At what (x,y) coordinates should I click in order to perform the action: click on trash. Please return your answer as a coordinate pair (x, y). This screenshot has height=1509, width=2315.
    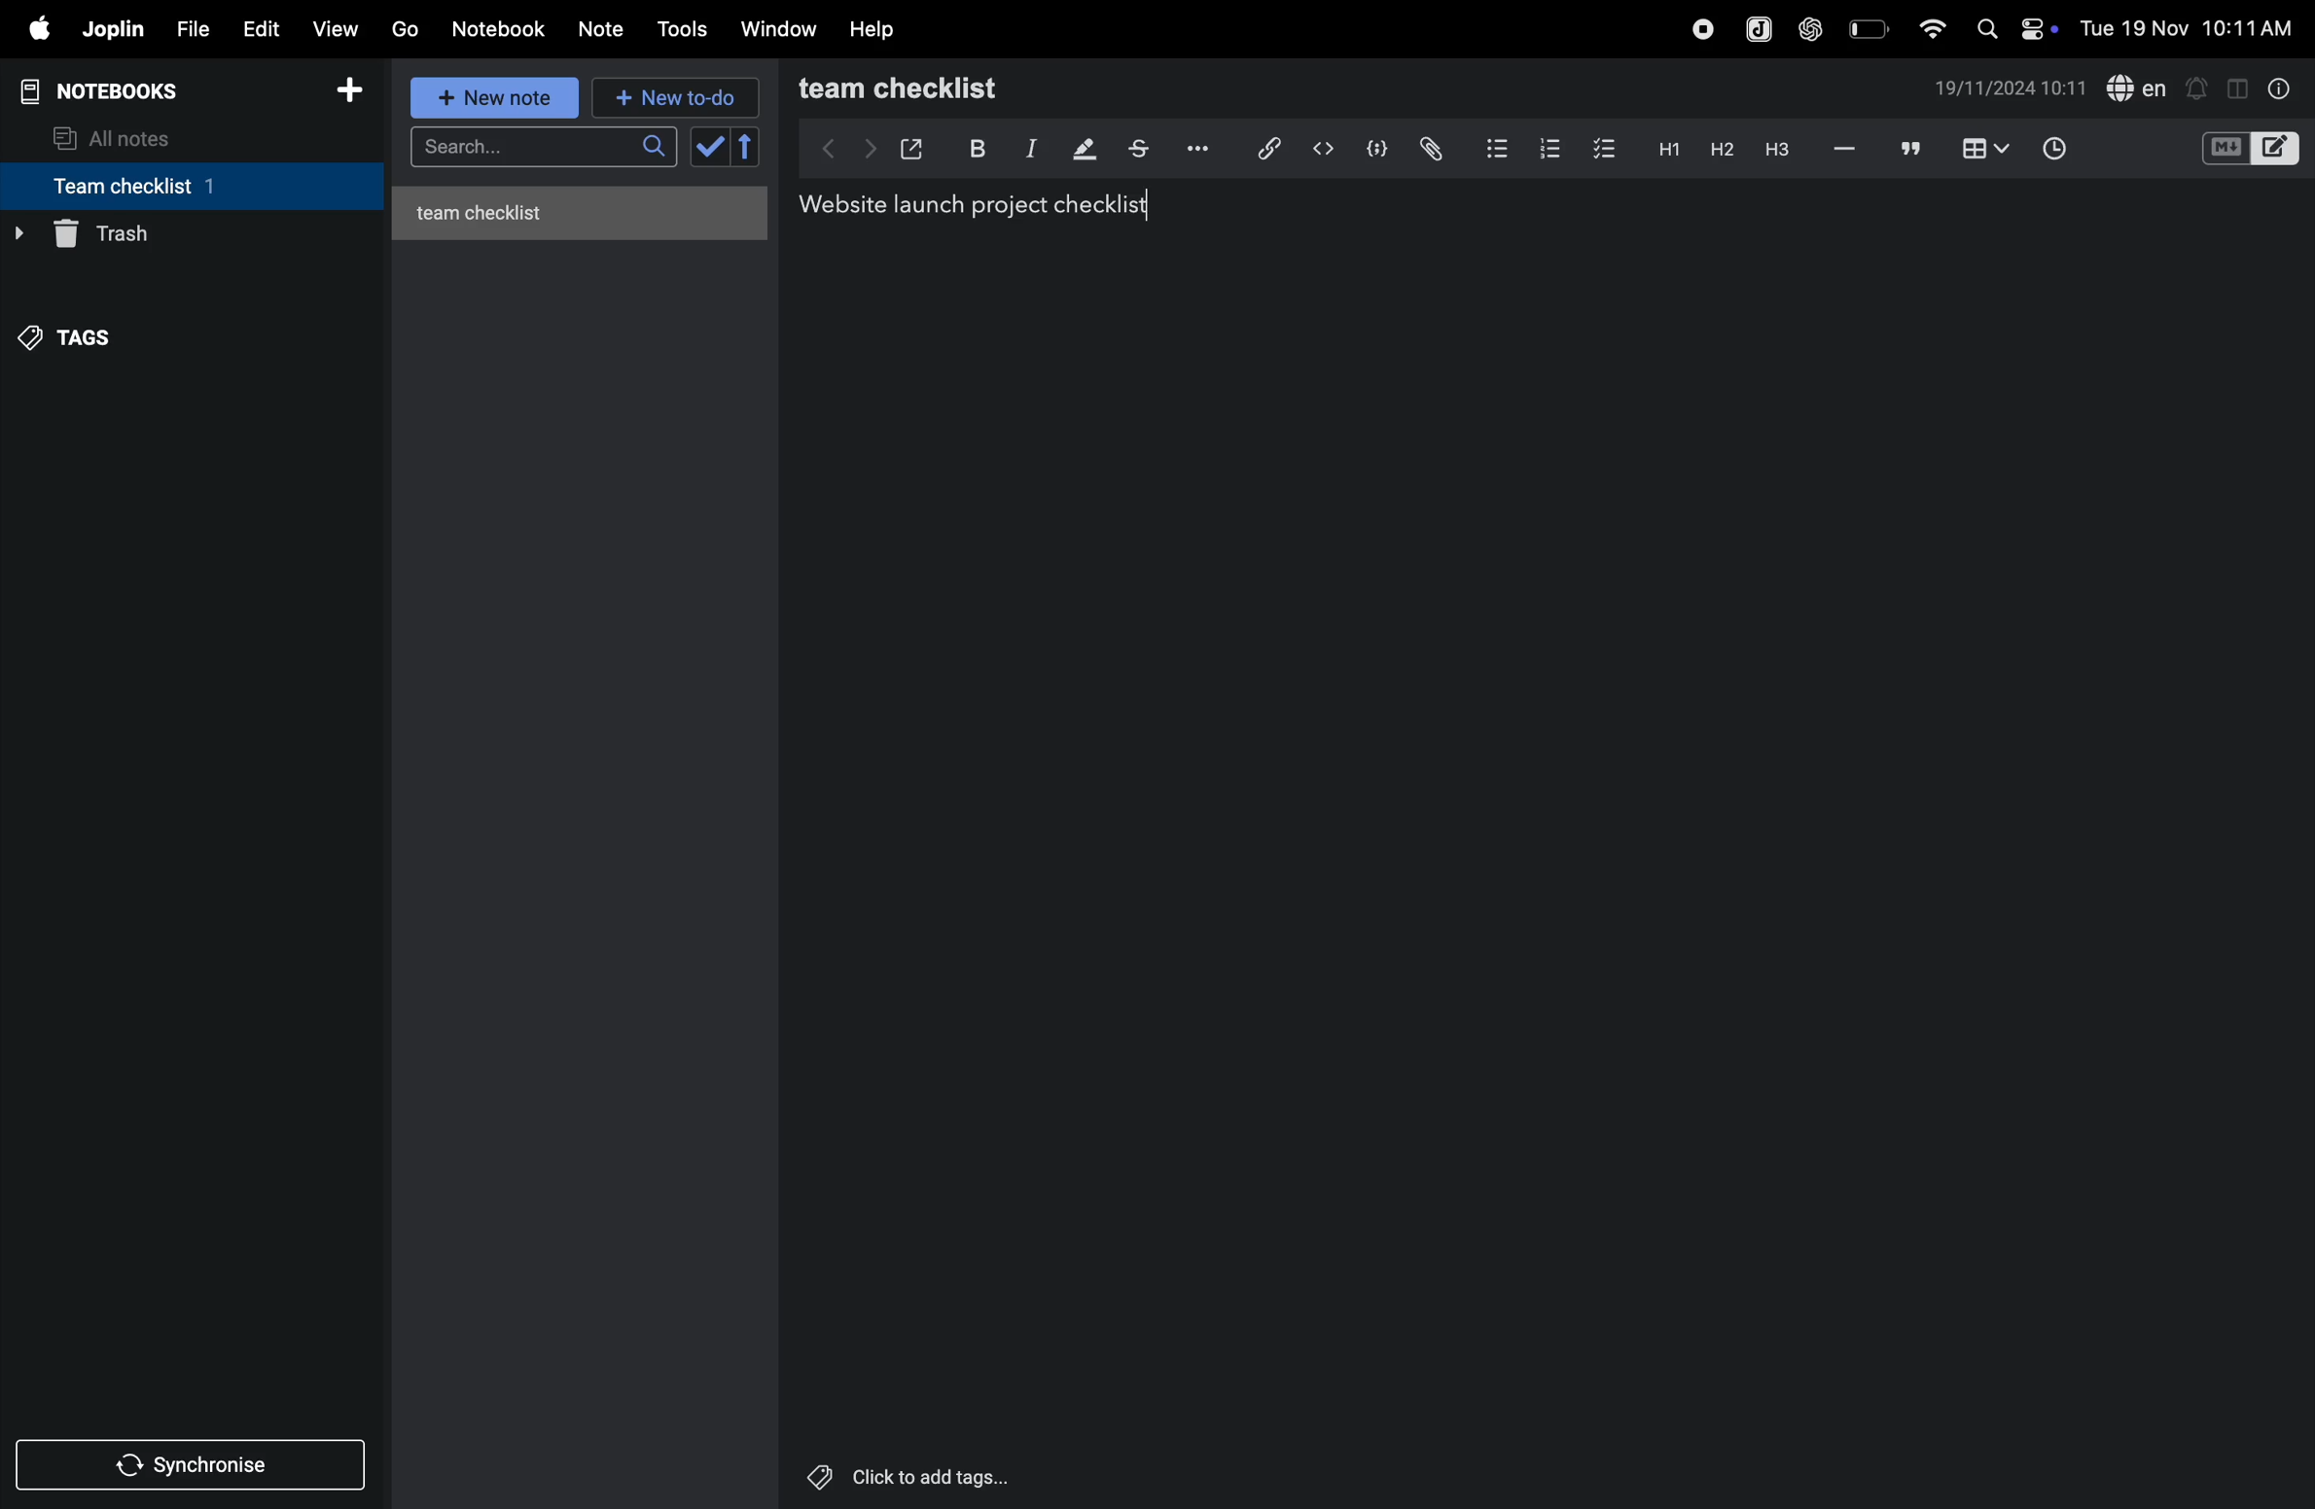
    Looking at the image, I should click on (184, 234).